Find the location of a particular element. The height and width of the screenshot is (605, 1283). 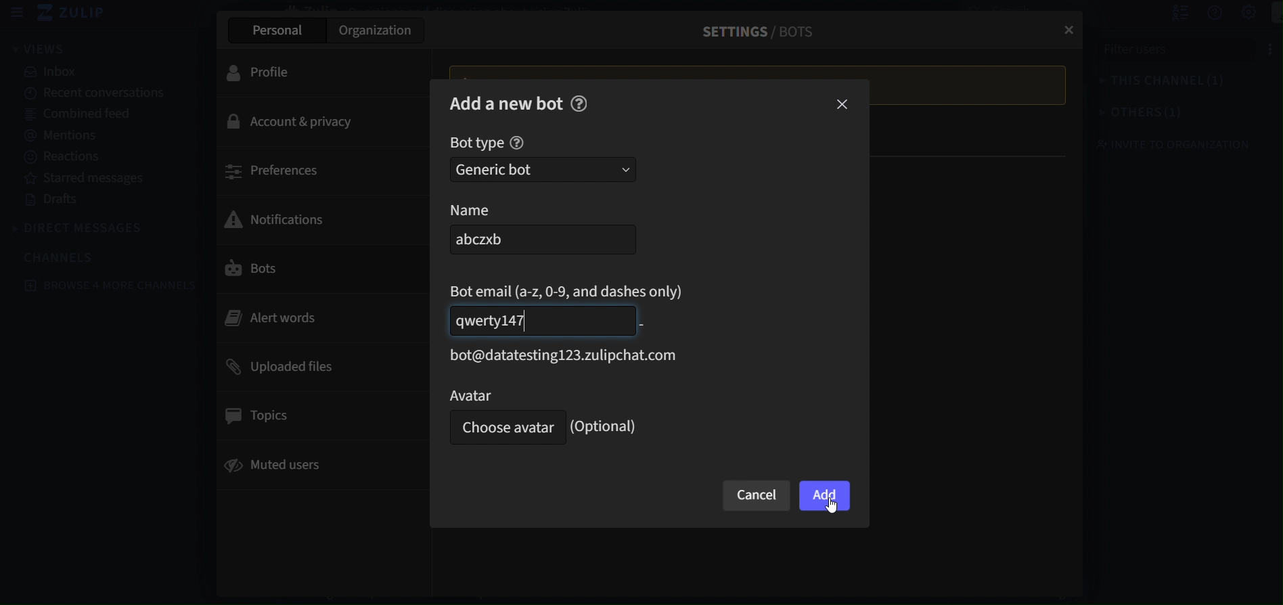

avatar is located at coordinates (503, 395).